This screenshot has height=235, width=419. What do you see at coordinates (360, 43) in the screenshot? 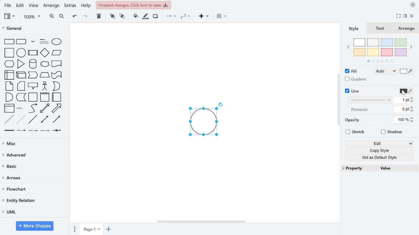
I see `white` at bounding box center [360, 43].